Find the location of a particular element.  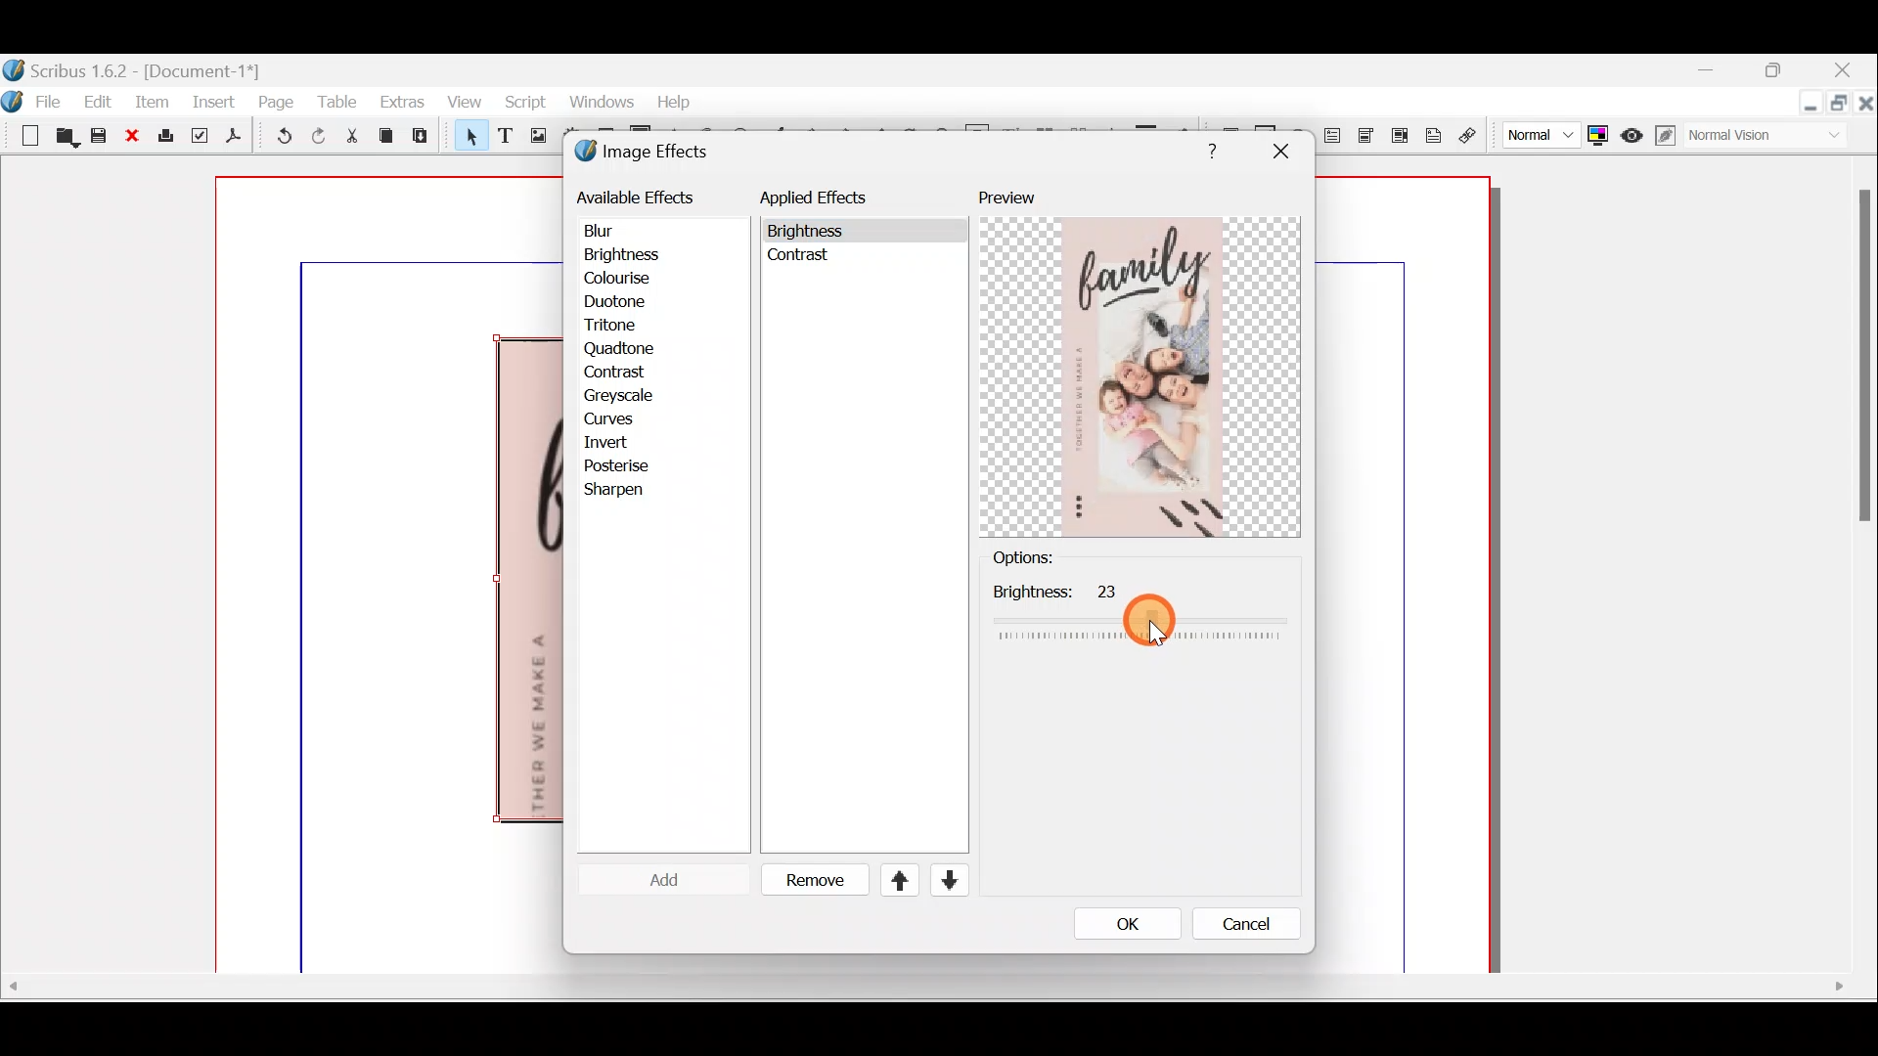

Cancel is located at coordinates (1233, 928).